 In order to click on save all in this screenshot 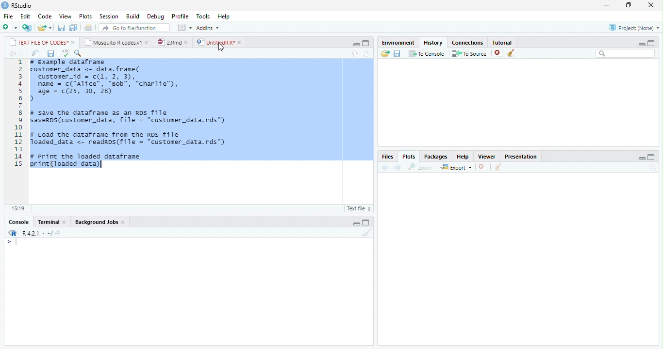, I will do `click(73, 28)`.